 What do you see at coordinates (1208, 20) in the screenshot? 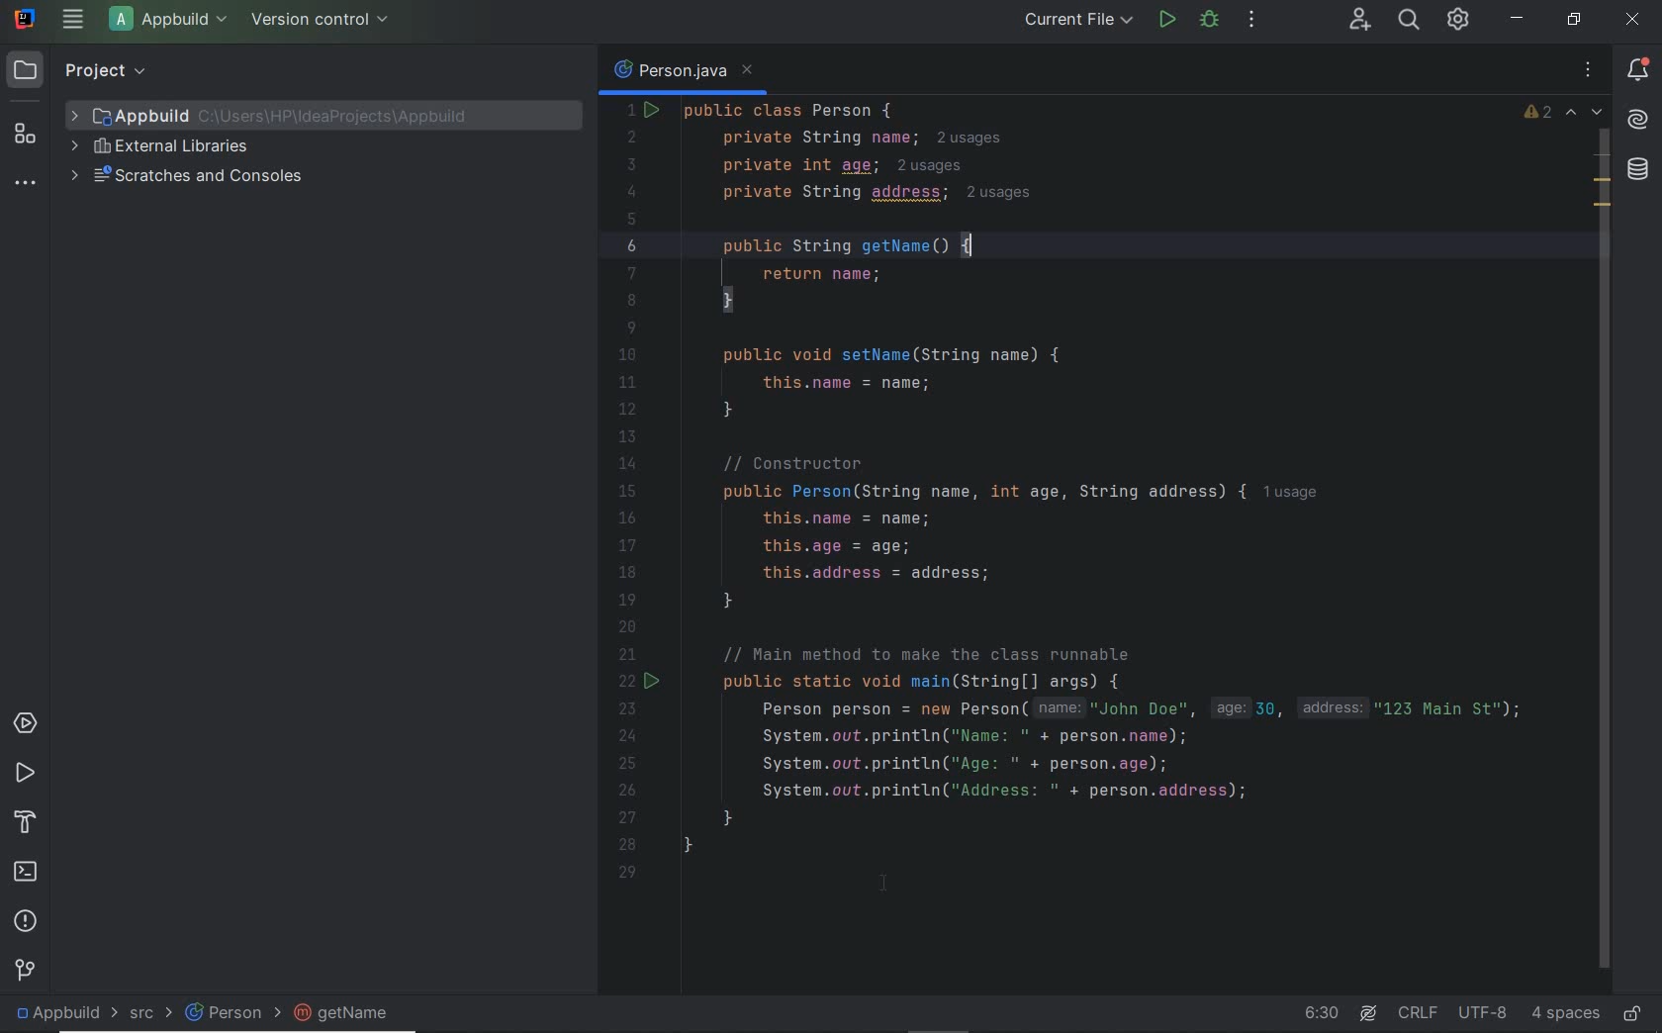
I see `debug` at bounding box center [1208, 20].